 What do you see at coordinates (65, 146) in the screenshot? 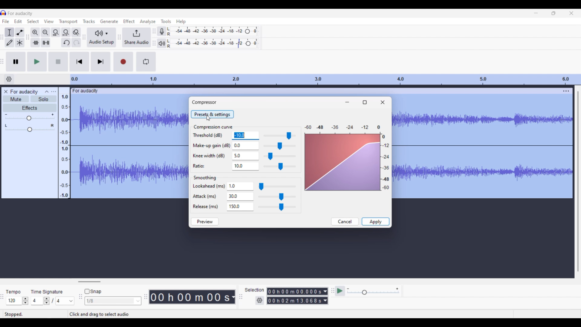
I see `Scale to measure sound intensity` at bounding box center [65, 146].